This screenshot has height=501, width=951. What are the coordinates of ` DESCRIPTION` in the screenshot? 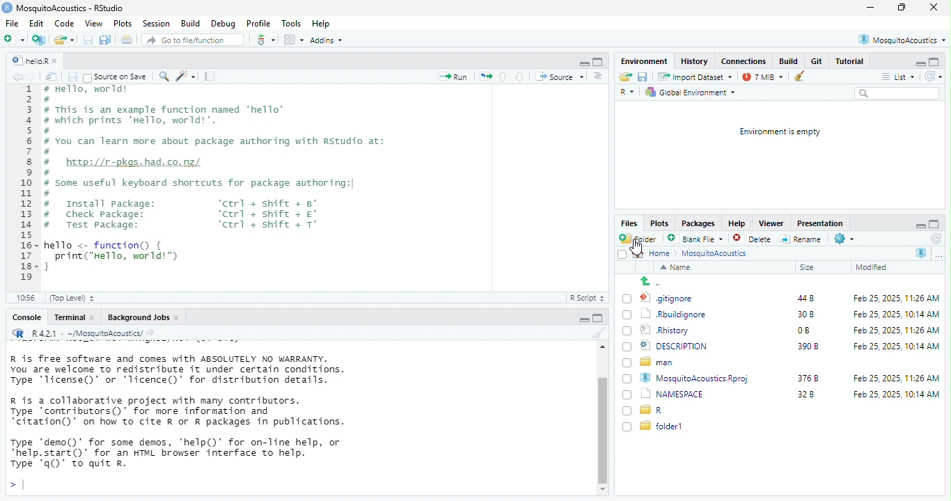 It's located at (684, 347).